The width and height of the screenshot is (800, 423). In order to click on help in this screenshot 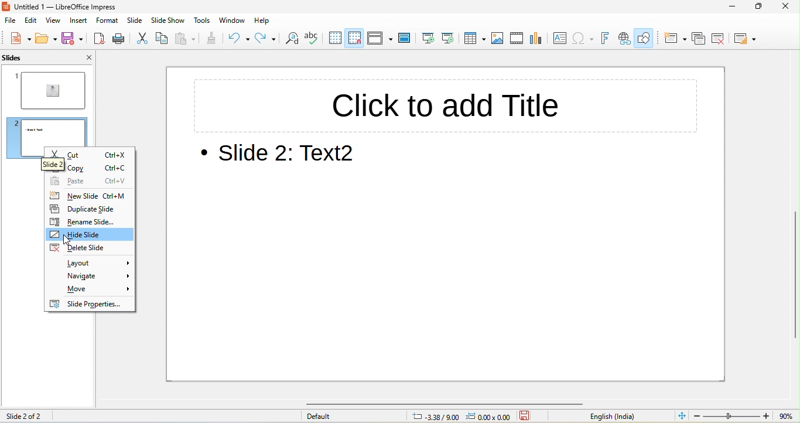, I will do `click(259, 20)`.